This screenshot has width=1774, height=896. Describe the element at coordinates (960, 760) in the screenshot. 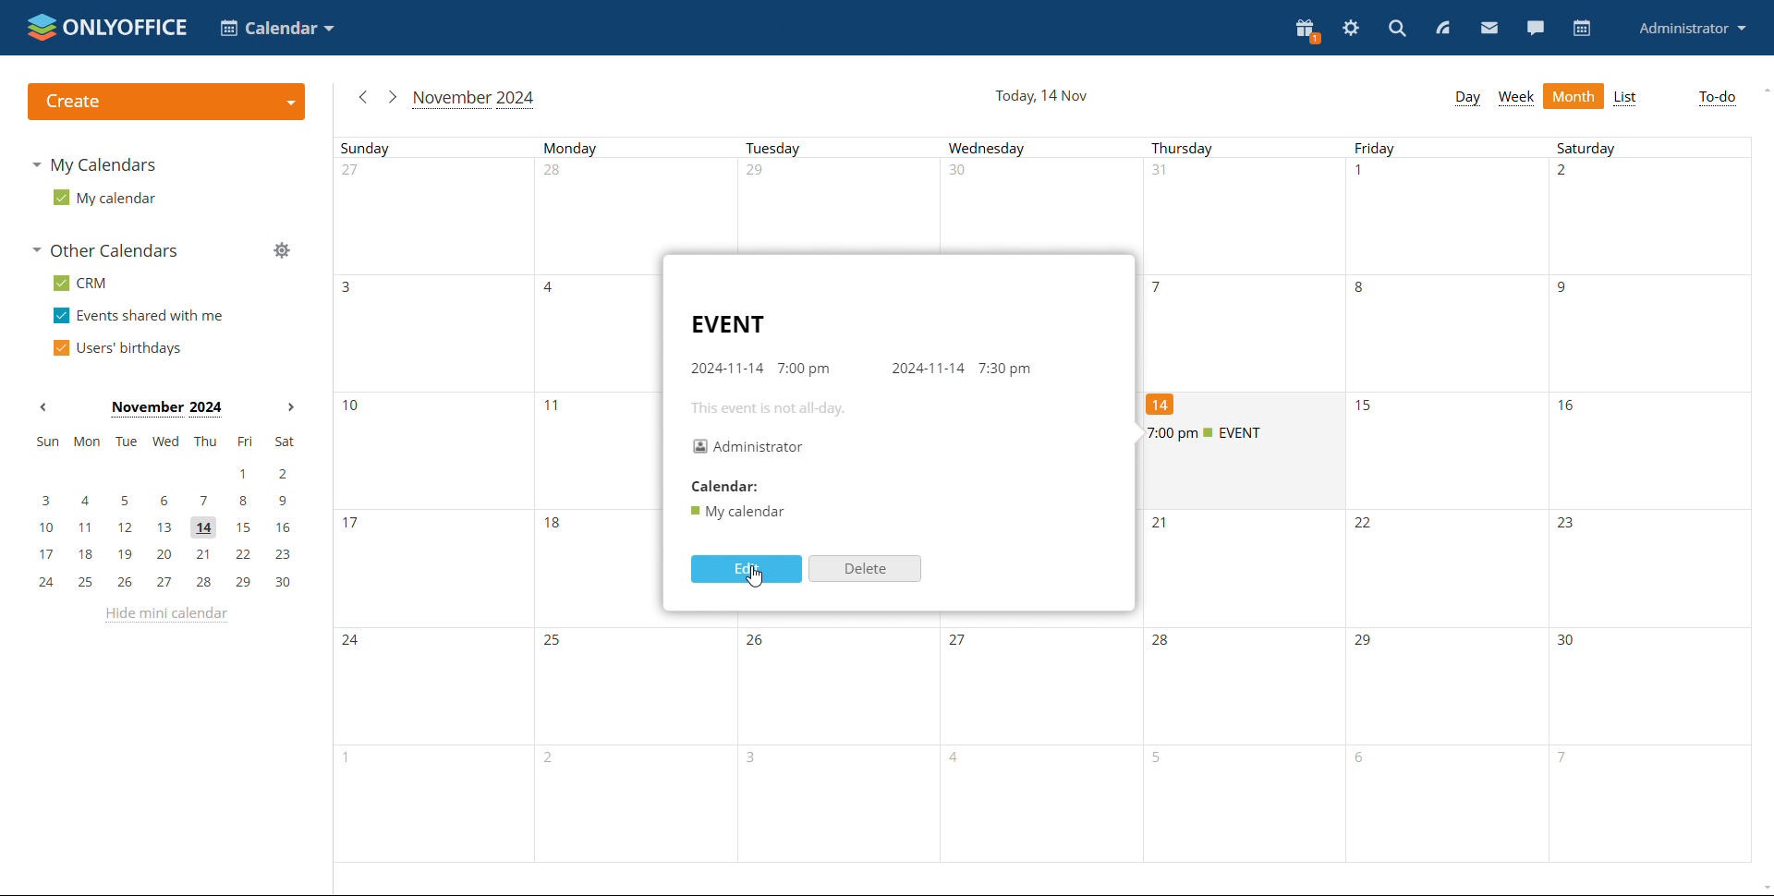

I see `number` at that location.